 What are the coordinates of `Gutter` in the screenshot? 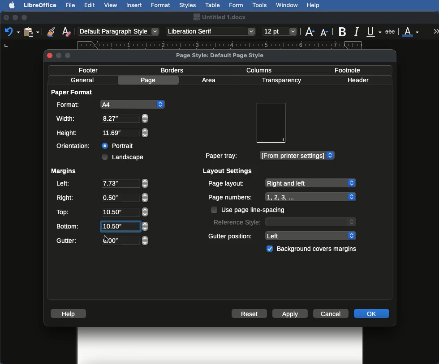 It's located at (102, 241).